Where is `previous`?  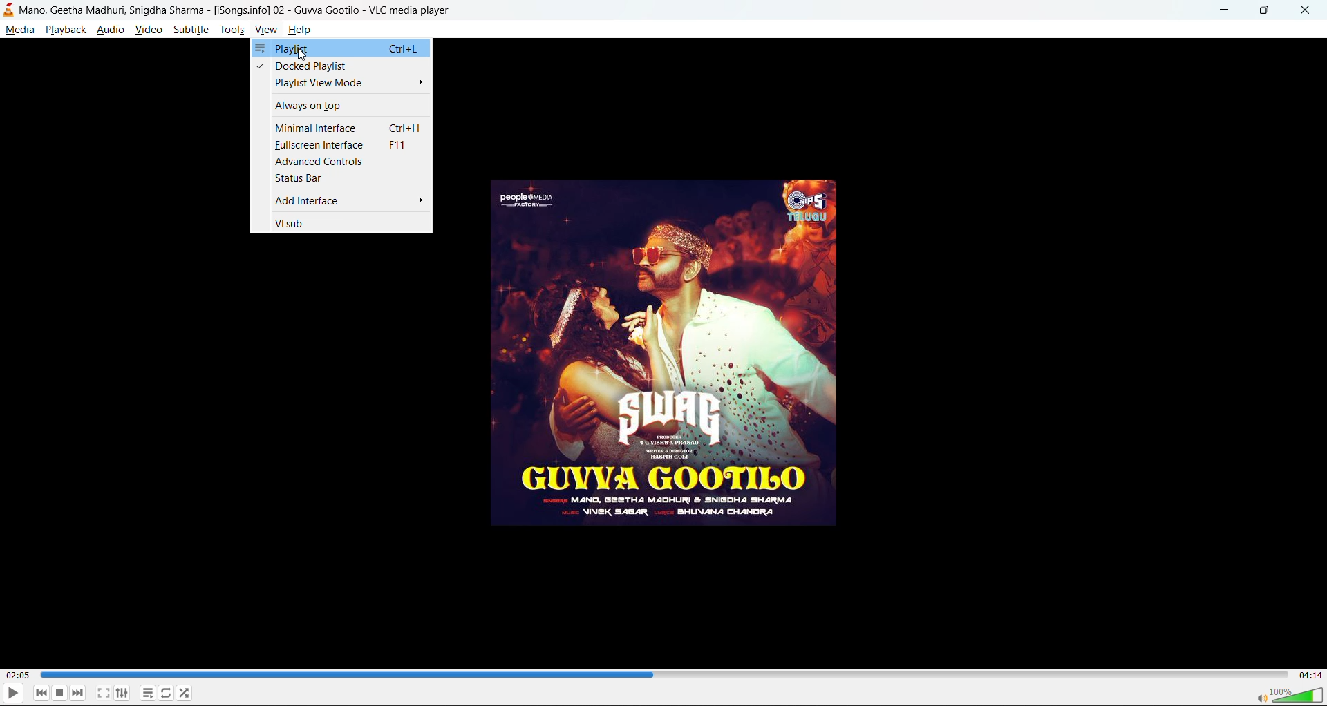
previous is located at coordinates (41, 694).